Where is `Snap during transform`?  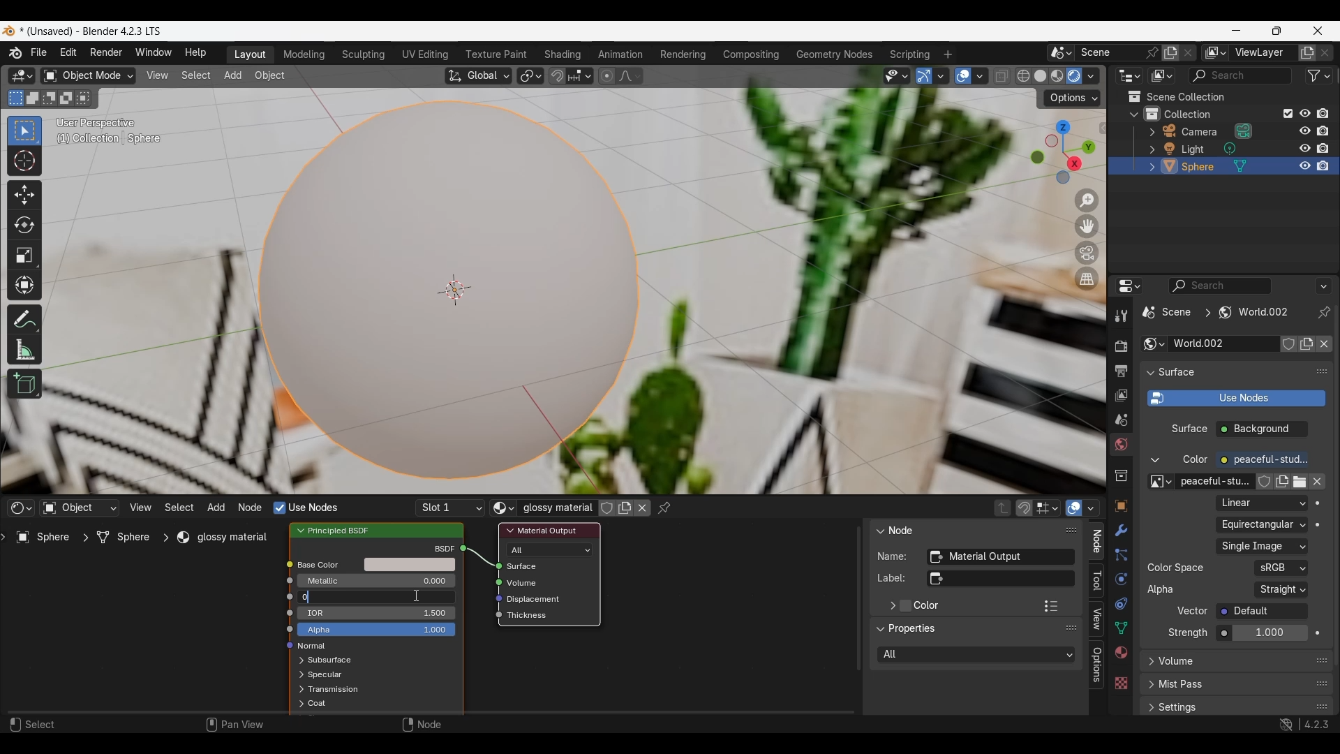
Snap during transform is located at coordinates (557, 75).